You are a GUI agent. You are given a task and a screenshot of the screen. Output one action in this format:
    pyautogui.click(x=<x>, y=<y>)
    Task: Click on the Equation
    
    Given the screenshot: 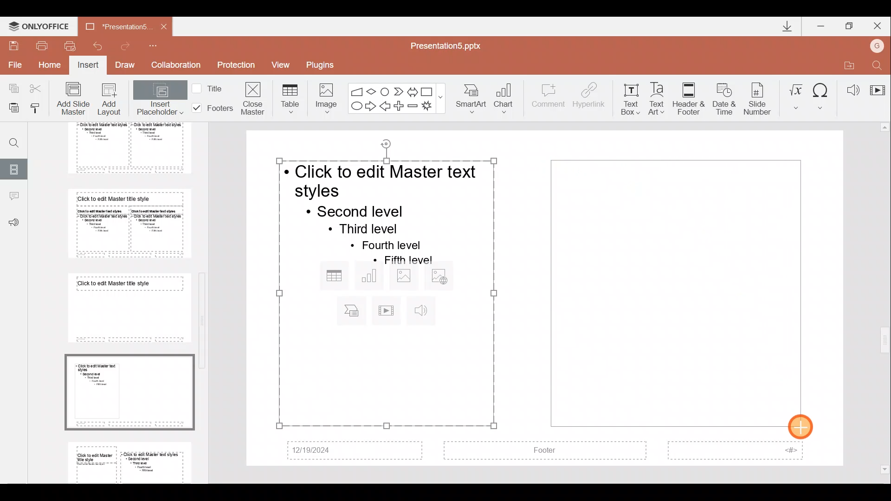 What is the action you would take?
    pyautogui.click(x=795, y=95)
    